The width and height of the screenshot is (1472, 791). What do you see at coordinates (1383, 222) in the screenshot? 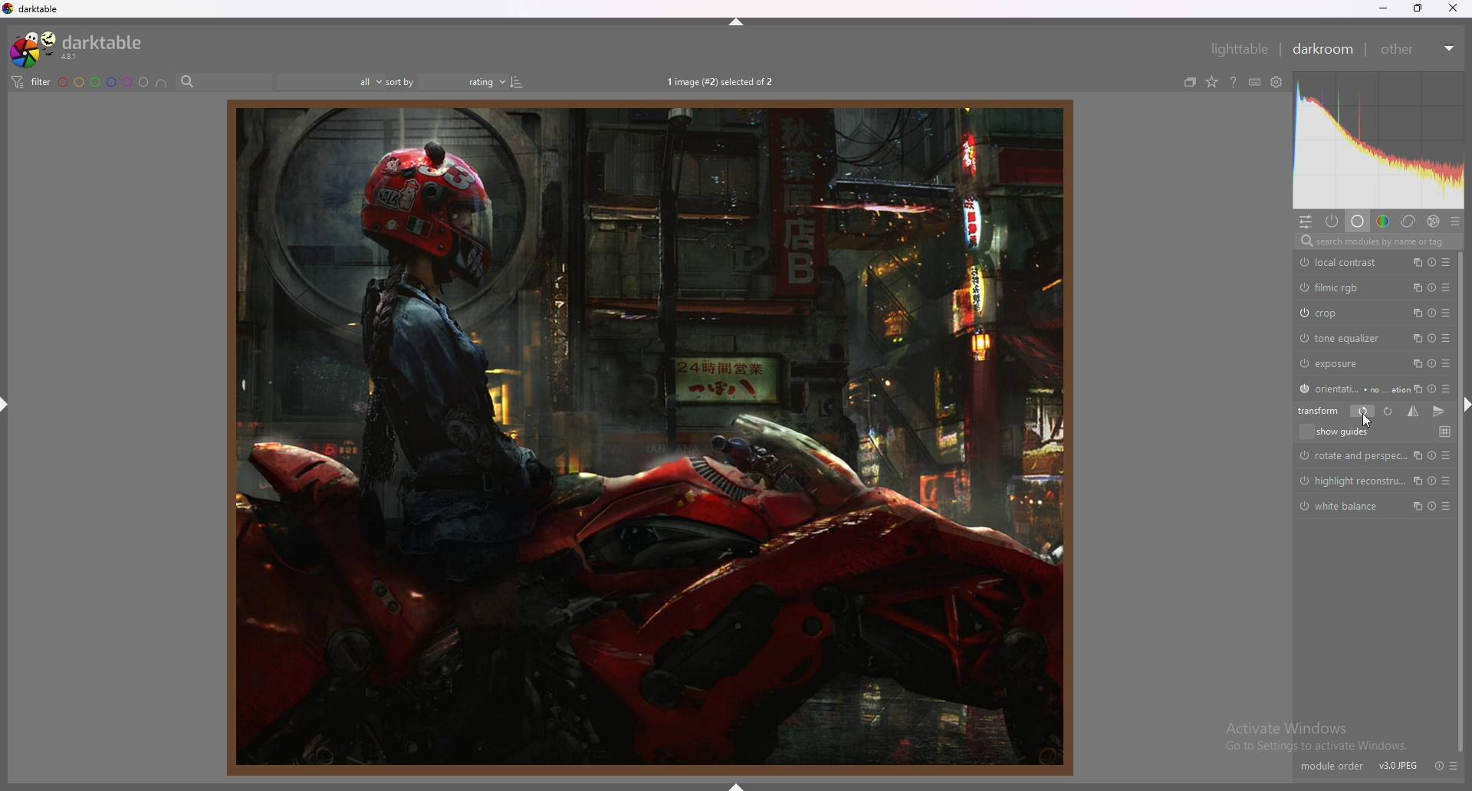
I see `color` at bounding box center [1383, 222].